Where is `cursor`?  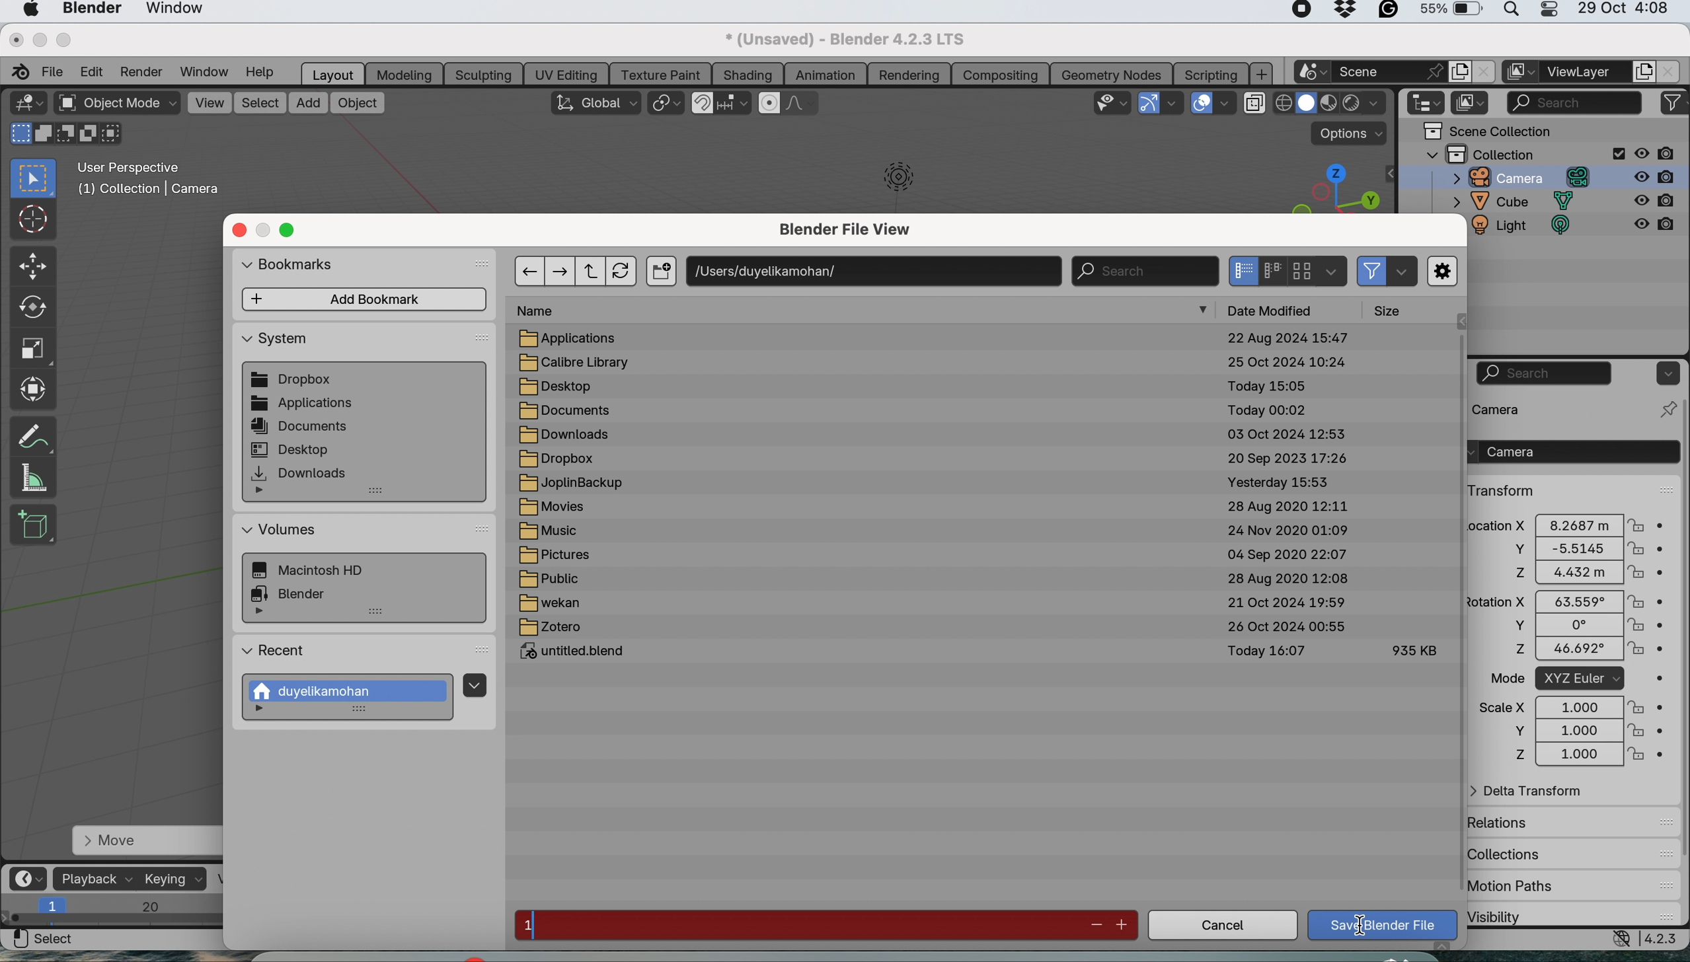
cursor is located at coordinates (1360, 927).